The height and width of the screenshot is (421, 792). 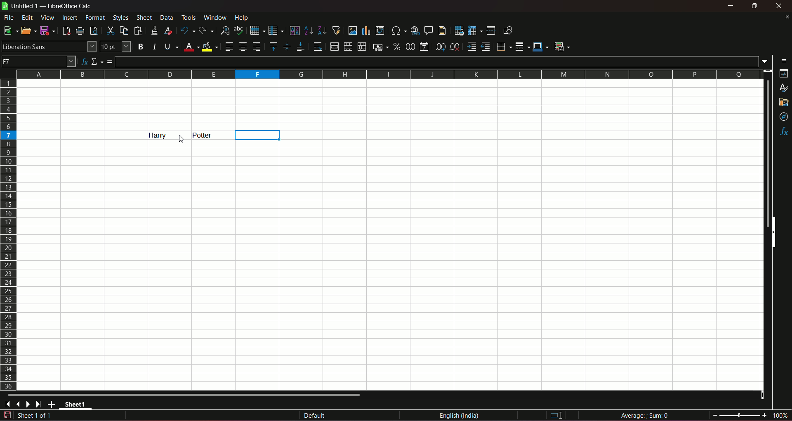 I want to click on sort ascending, so click(x=309, y=30).